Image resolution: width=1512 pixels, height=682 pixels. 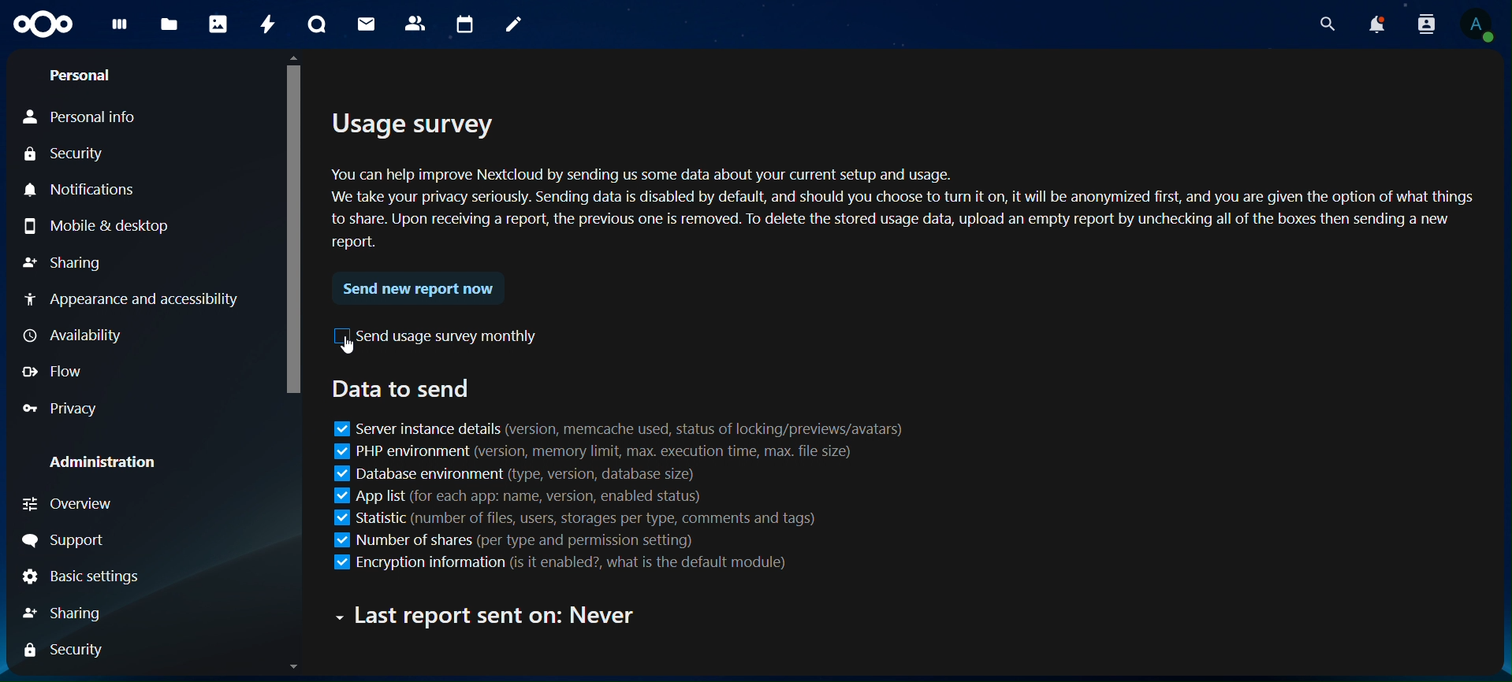 I want to click on statistic, so click(x=547, y=517).